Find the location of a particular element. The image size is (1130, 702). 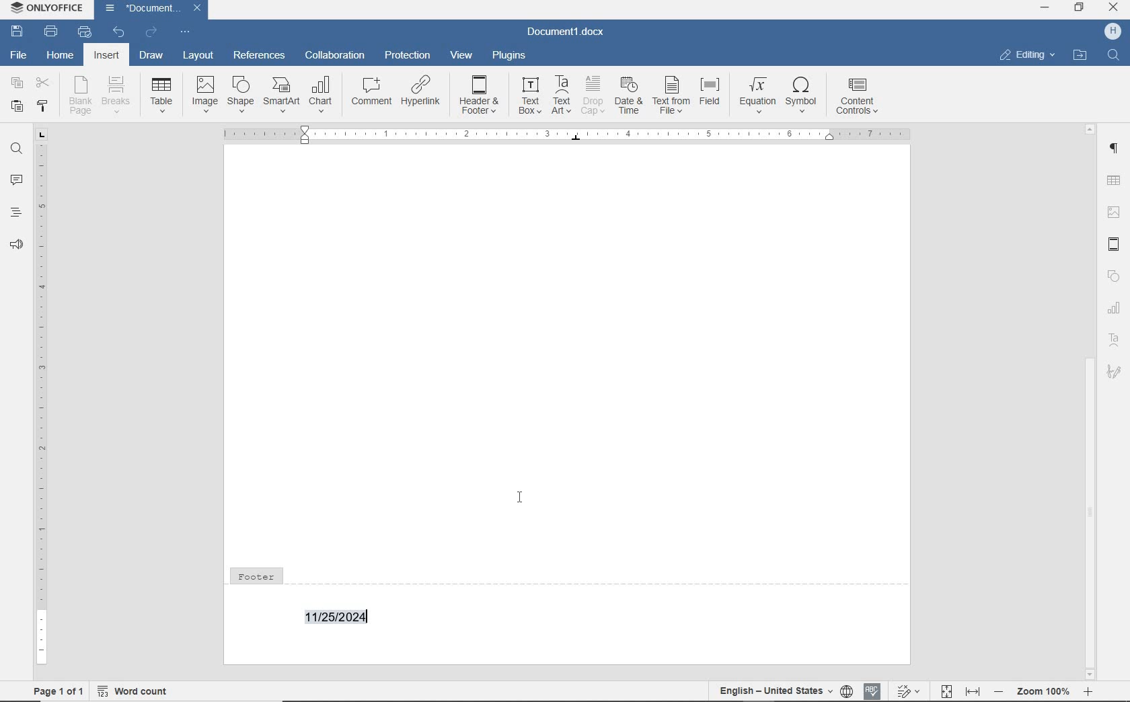

protection is located at coordinates (406, 55).